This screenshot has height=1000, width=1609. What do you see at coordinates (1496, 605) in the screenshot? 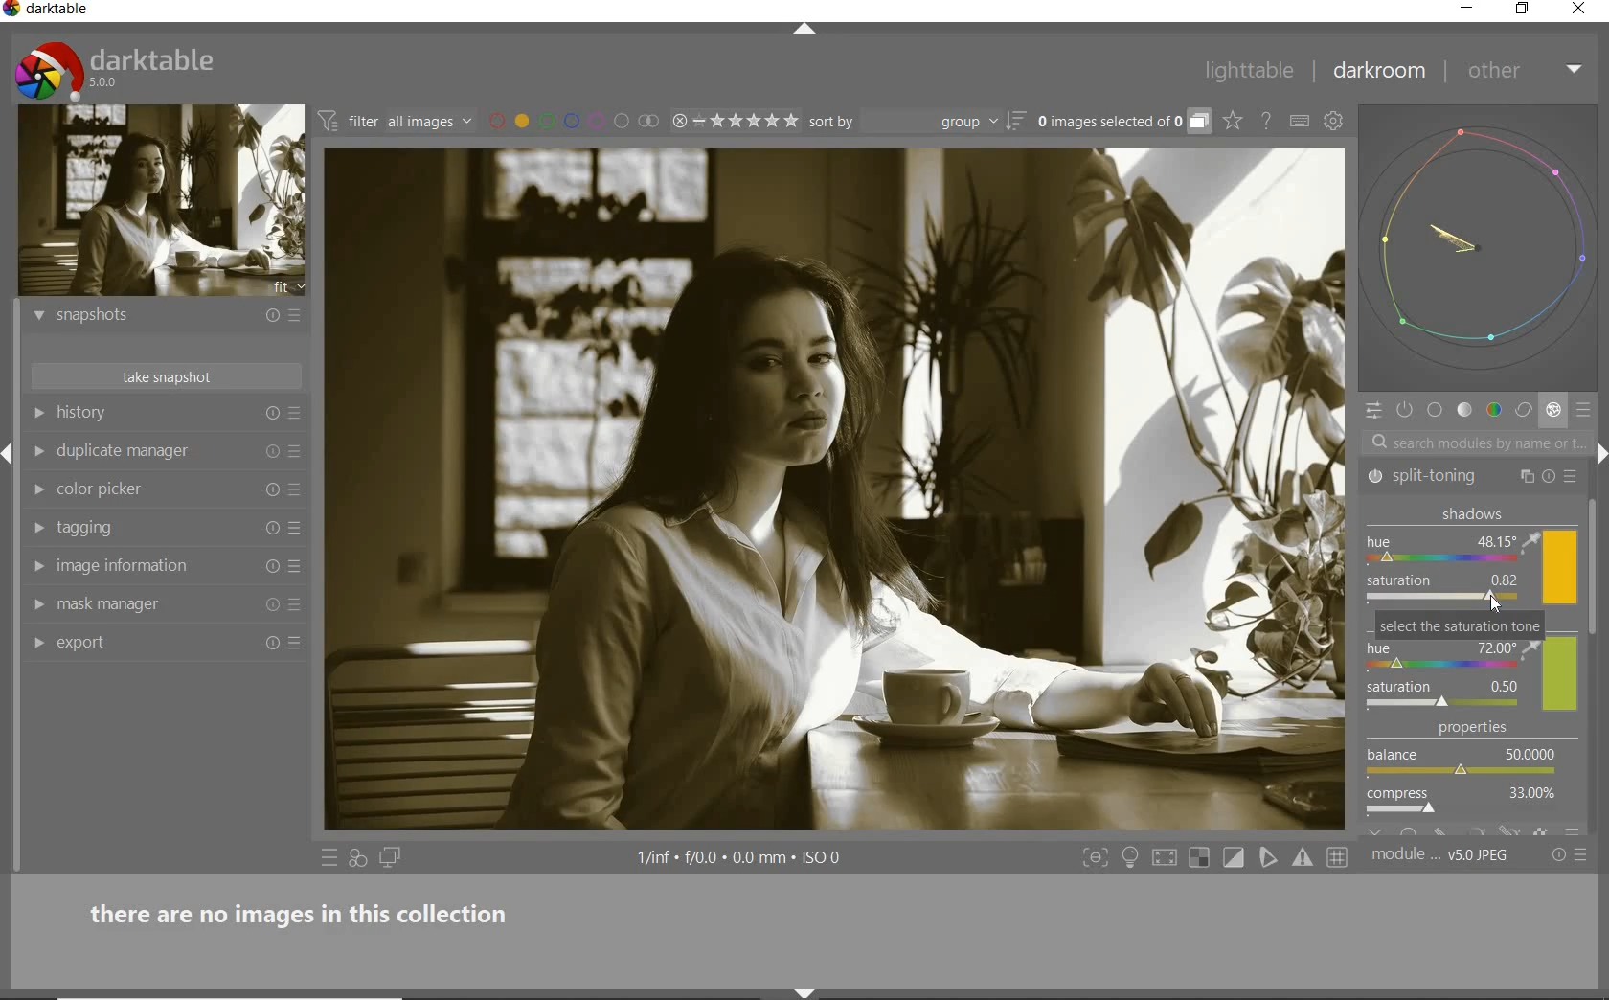
I see `cursor position` at bounding box center [1496, 605].